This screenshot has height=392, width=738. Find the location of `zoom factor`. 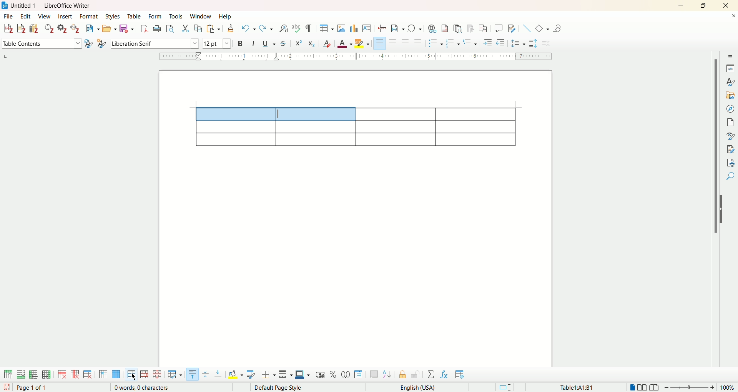

zoom factor is located at coordinates (699, 387).